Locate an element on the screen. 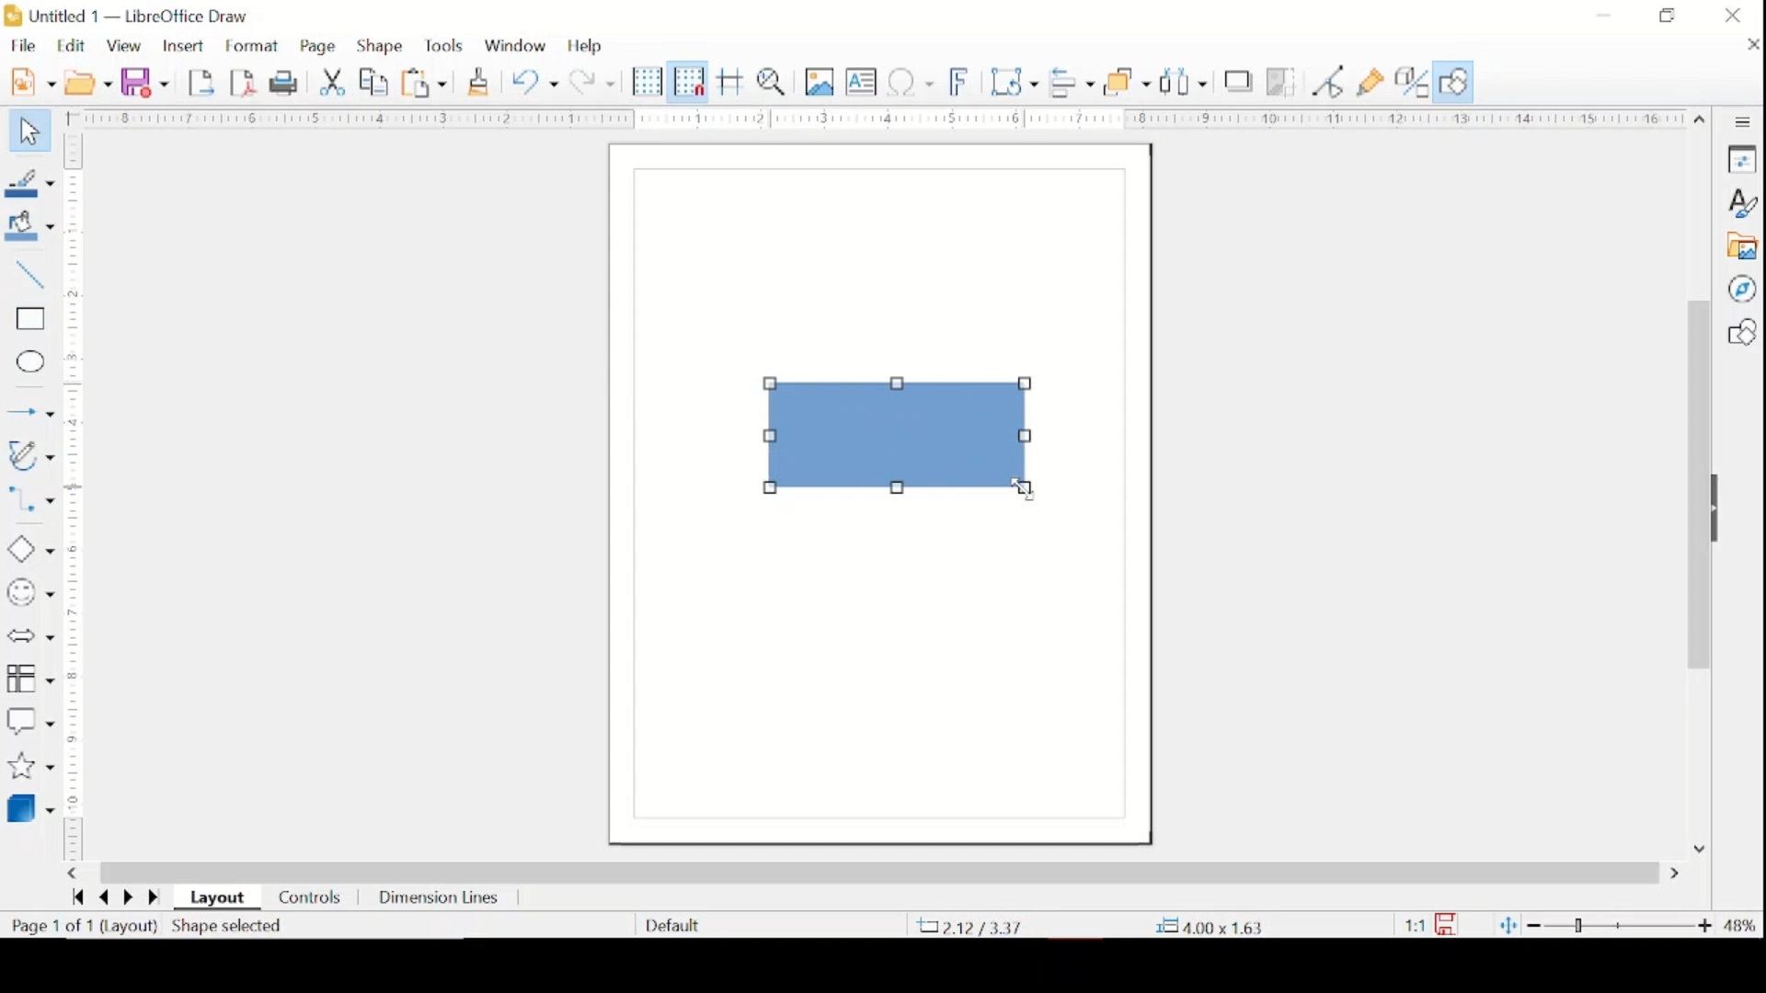  view is located at coordinates (126, 47).